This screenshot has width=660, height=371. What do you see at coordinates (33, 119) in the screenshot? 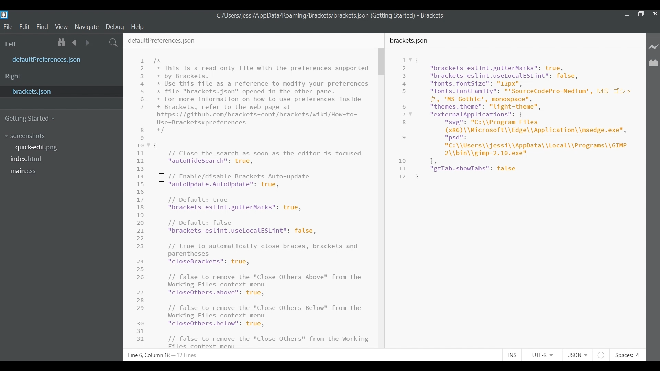
I see `Getting Started` at bounding box center [33, 119].